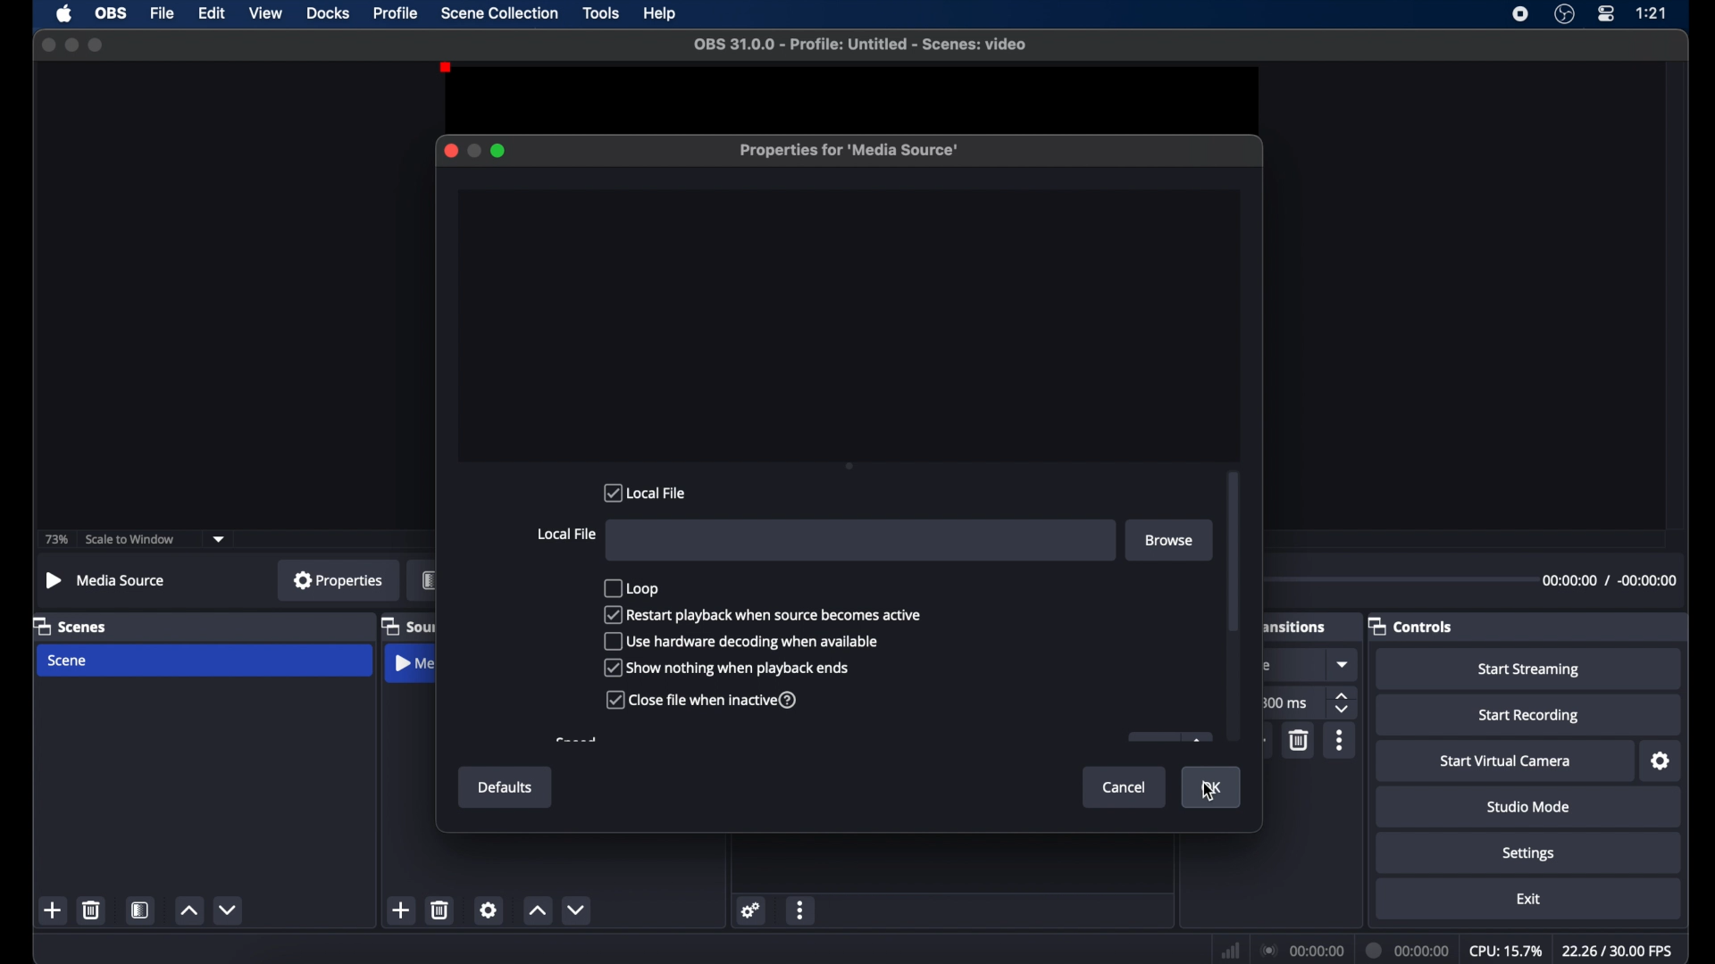 The image size is (1715, 964). I want to click on luma wipe, so click(1270, 665).